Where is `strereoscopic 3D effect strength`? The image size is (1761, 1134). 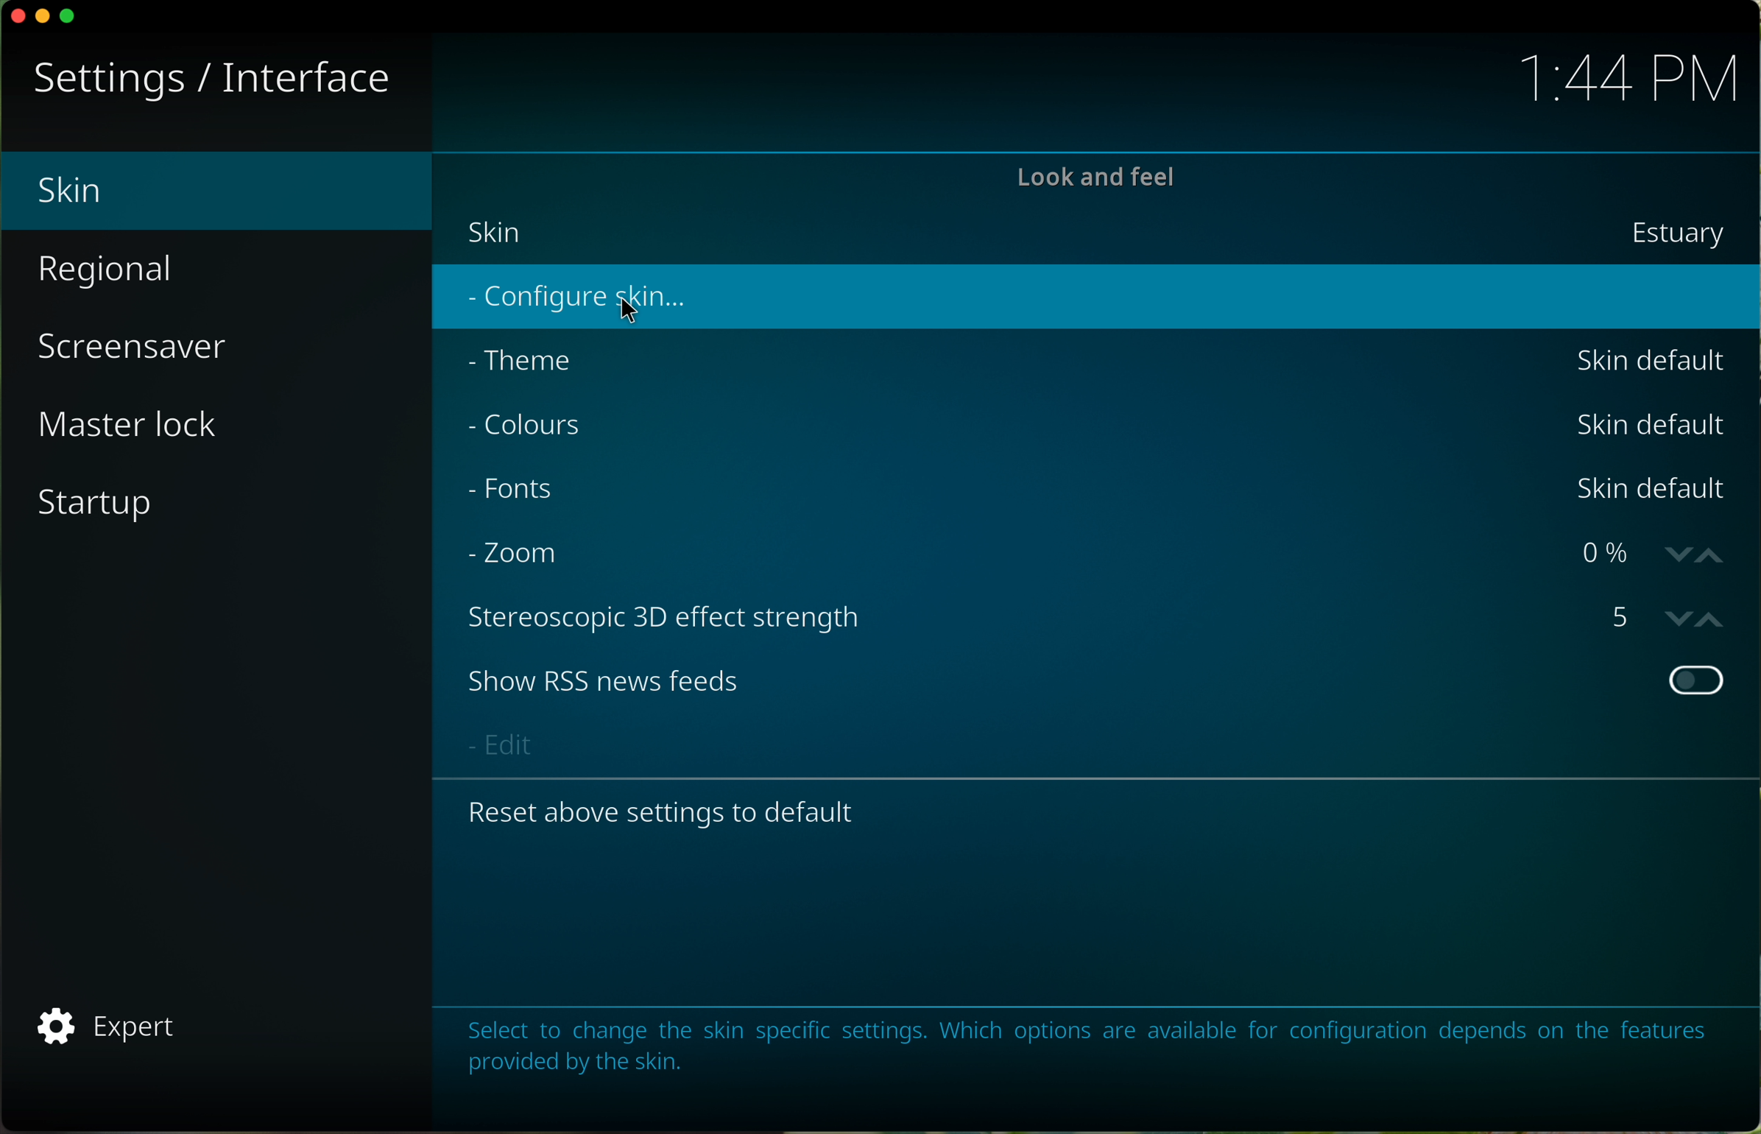 strereoscopic 3D effect strength is located at coordinates (670, 621).